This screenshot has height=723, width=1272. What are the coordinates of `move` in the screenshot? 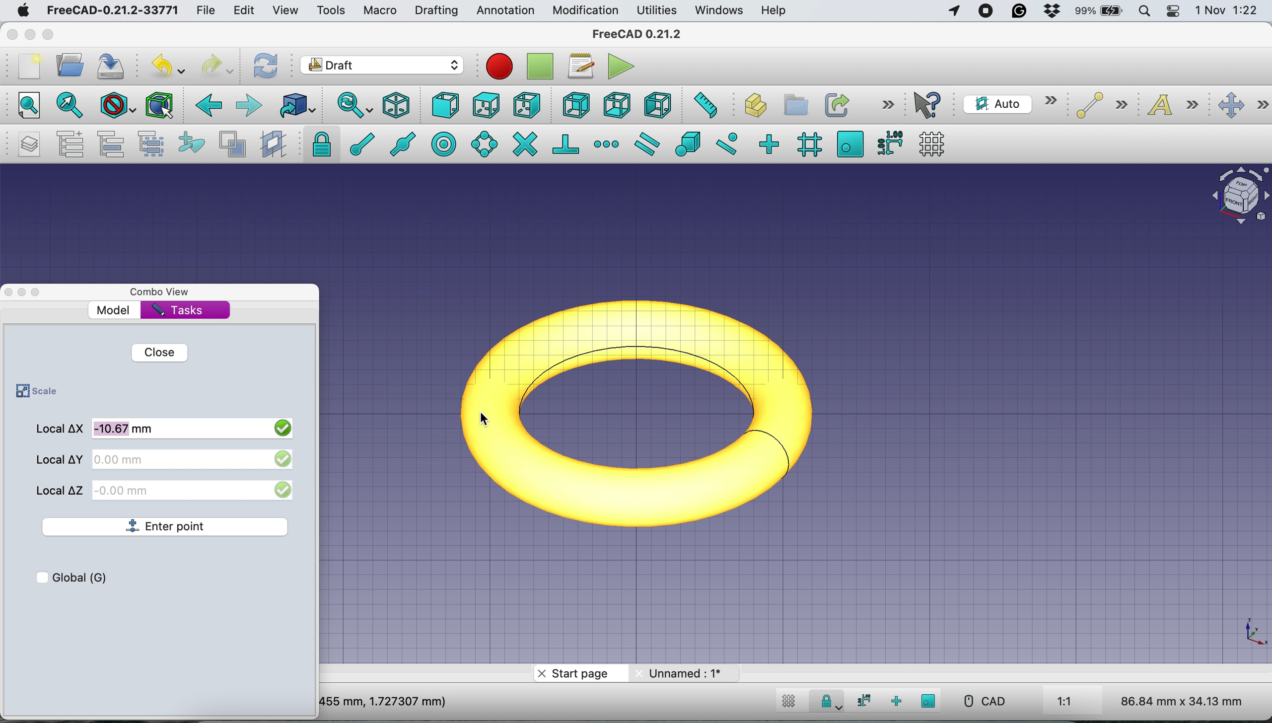 It's located at (1243, 106).